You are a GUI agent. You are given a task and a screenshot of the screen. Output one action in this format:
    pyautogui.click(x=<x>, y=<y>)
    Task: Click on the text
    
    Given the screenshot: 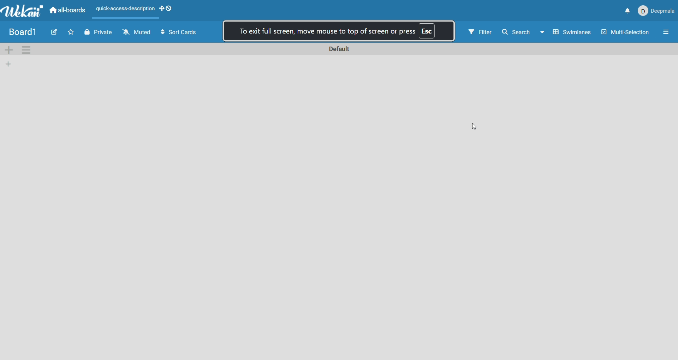 What is the action you would take?
    pyautogui.click(x=341, y=30)
    